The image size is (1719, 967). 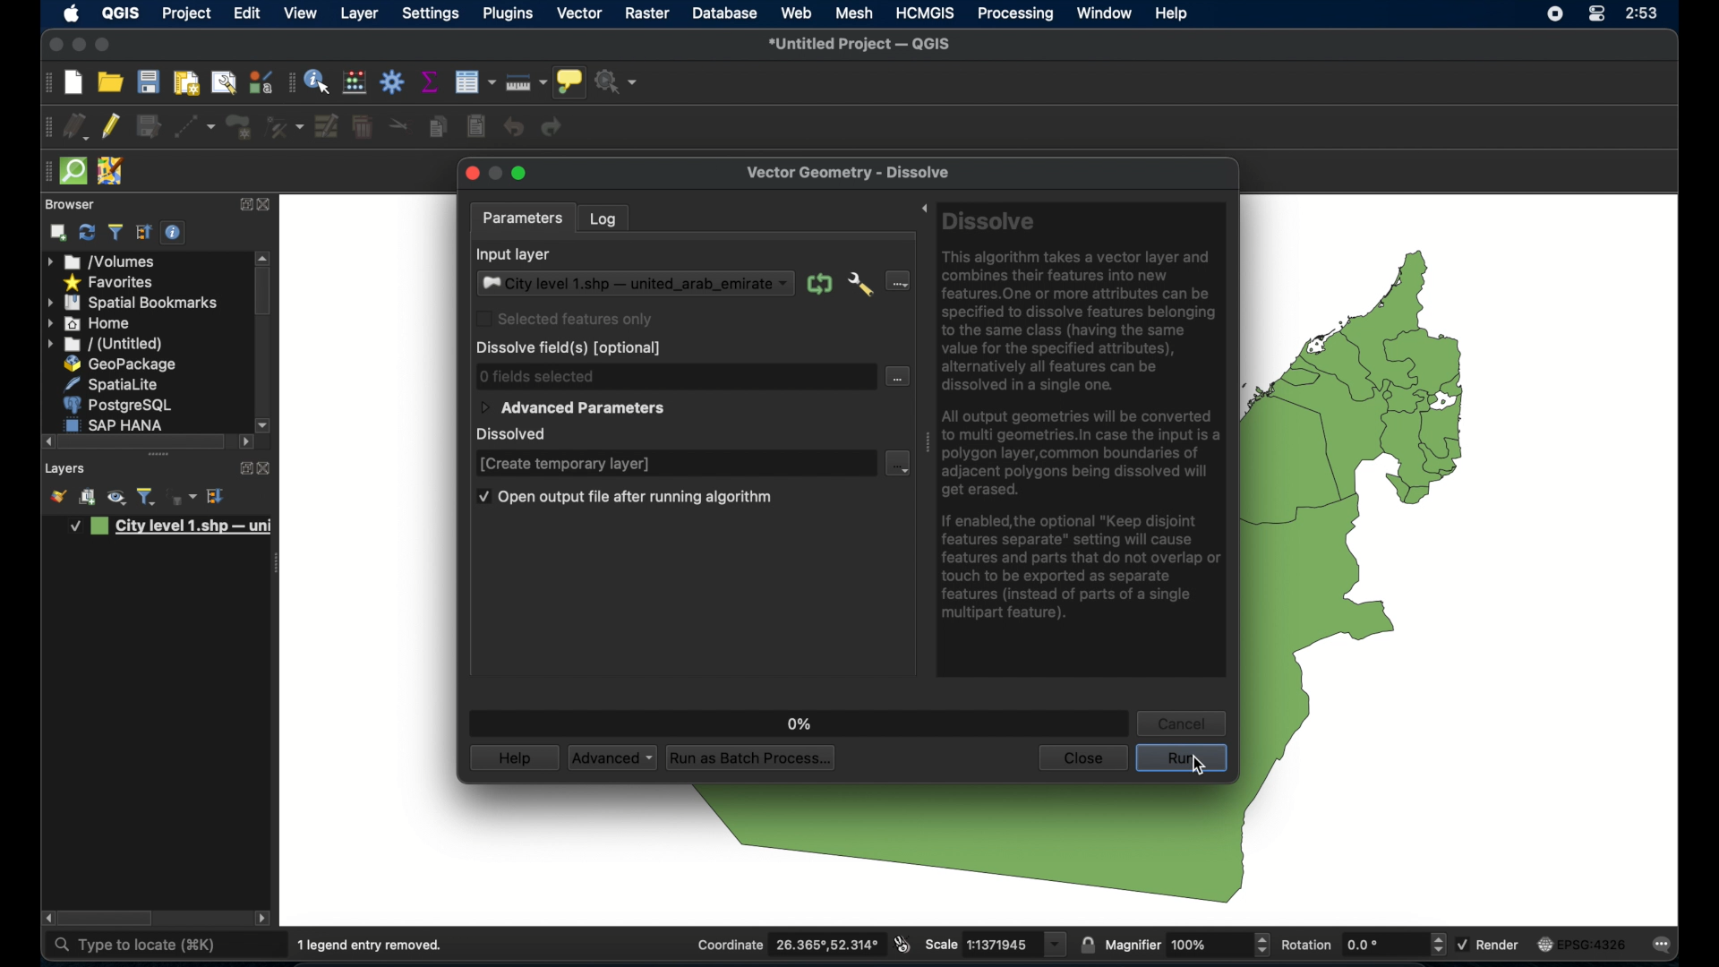 I want to click on quick osm, so click(x=73, y=171).